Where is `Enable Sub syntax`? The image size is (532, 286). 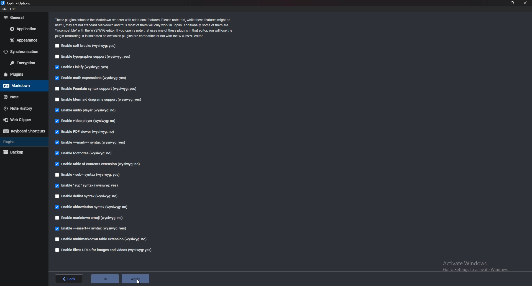
Enable Sub syntax is located at coordinates (88, 174).